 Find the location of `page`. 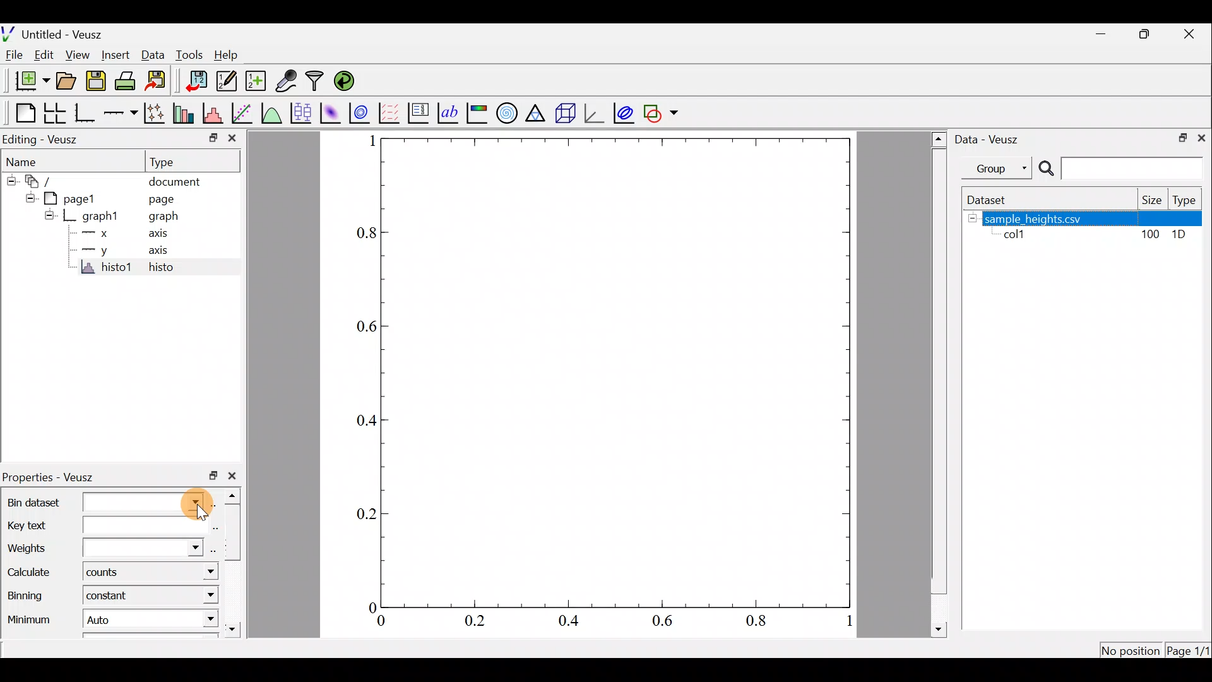

page is located at coordinates (163, 200).